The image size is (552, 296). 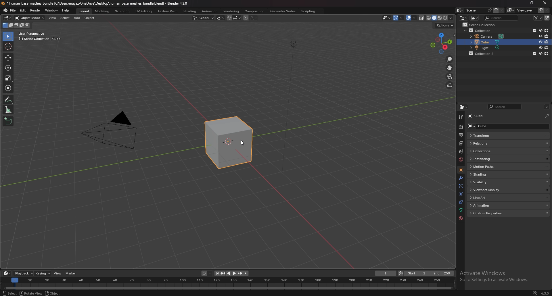 What do you see at coordinates (449, 85) in the screenshot?
I see `switch view from perspective/orthographic` at bounding box center [449, 85].